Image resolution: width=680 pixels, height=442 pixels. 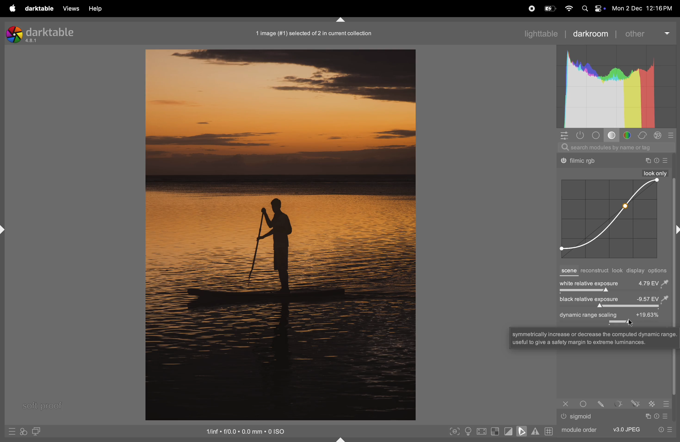 I want to click on , so click(x=655, y=173).